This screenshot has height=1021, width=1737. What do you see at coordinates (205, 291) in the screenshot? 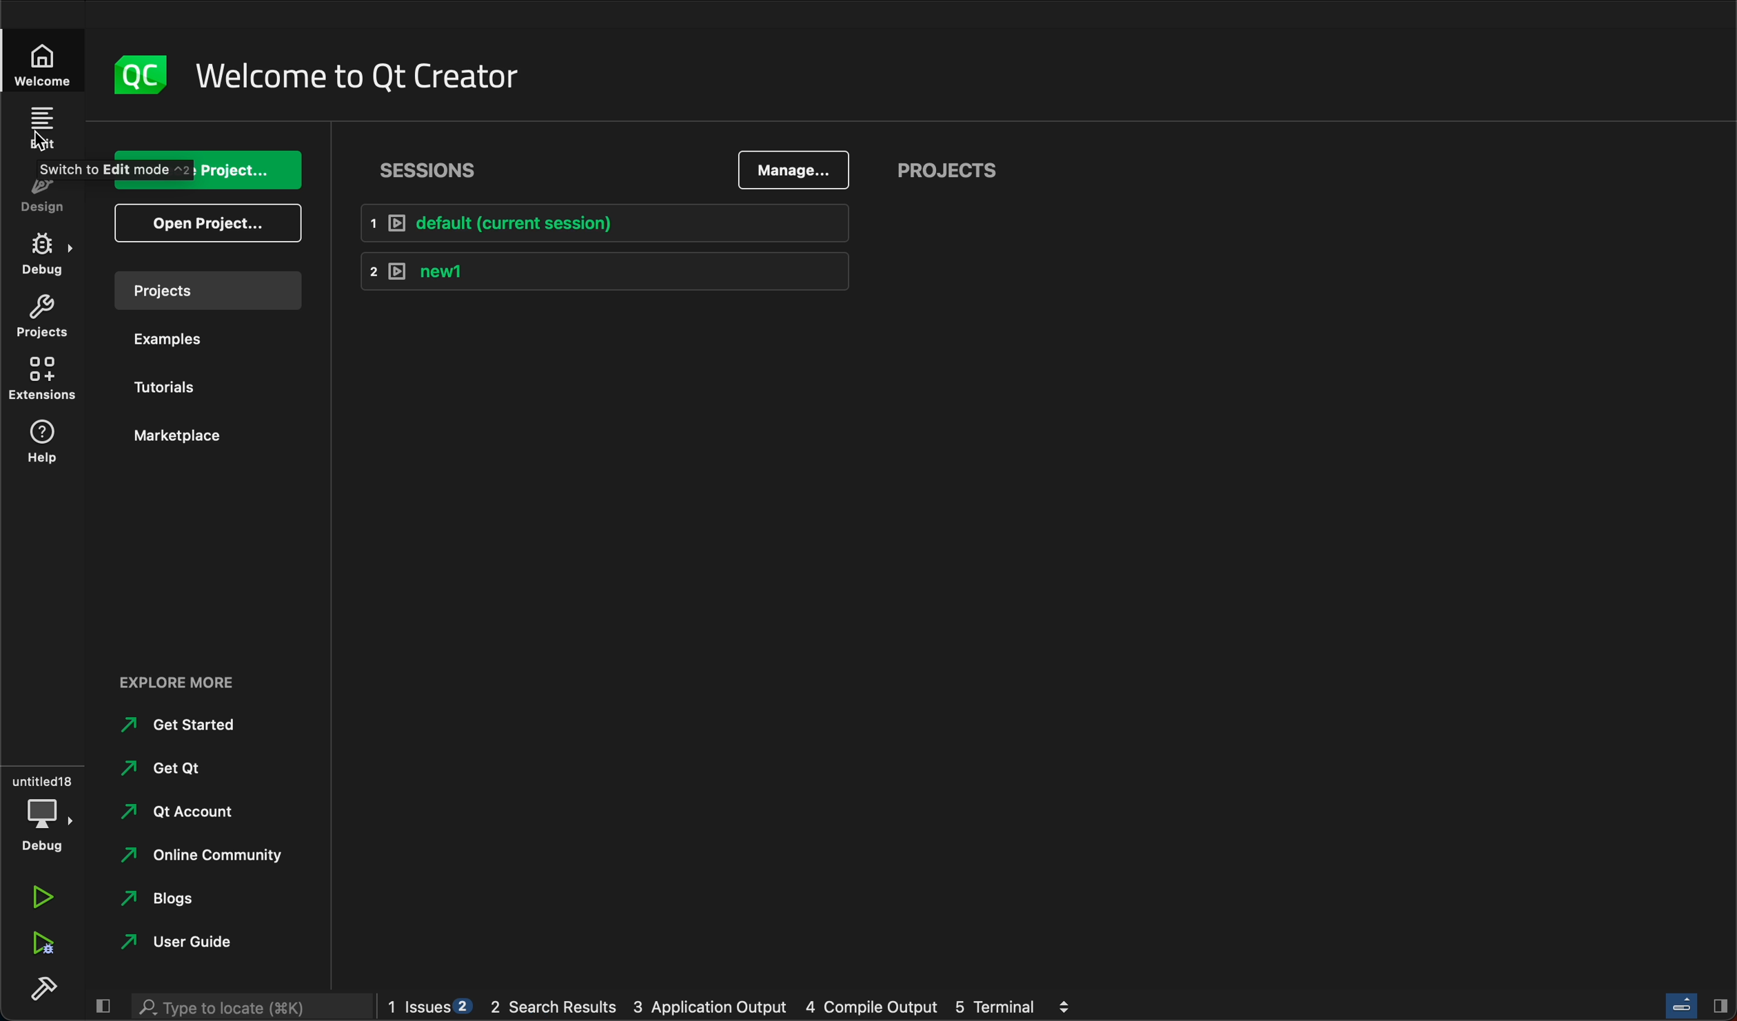
I see `project` at bounding box center [205, 291].